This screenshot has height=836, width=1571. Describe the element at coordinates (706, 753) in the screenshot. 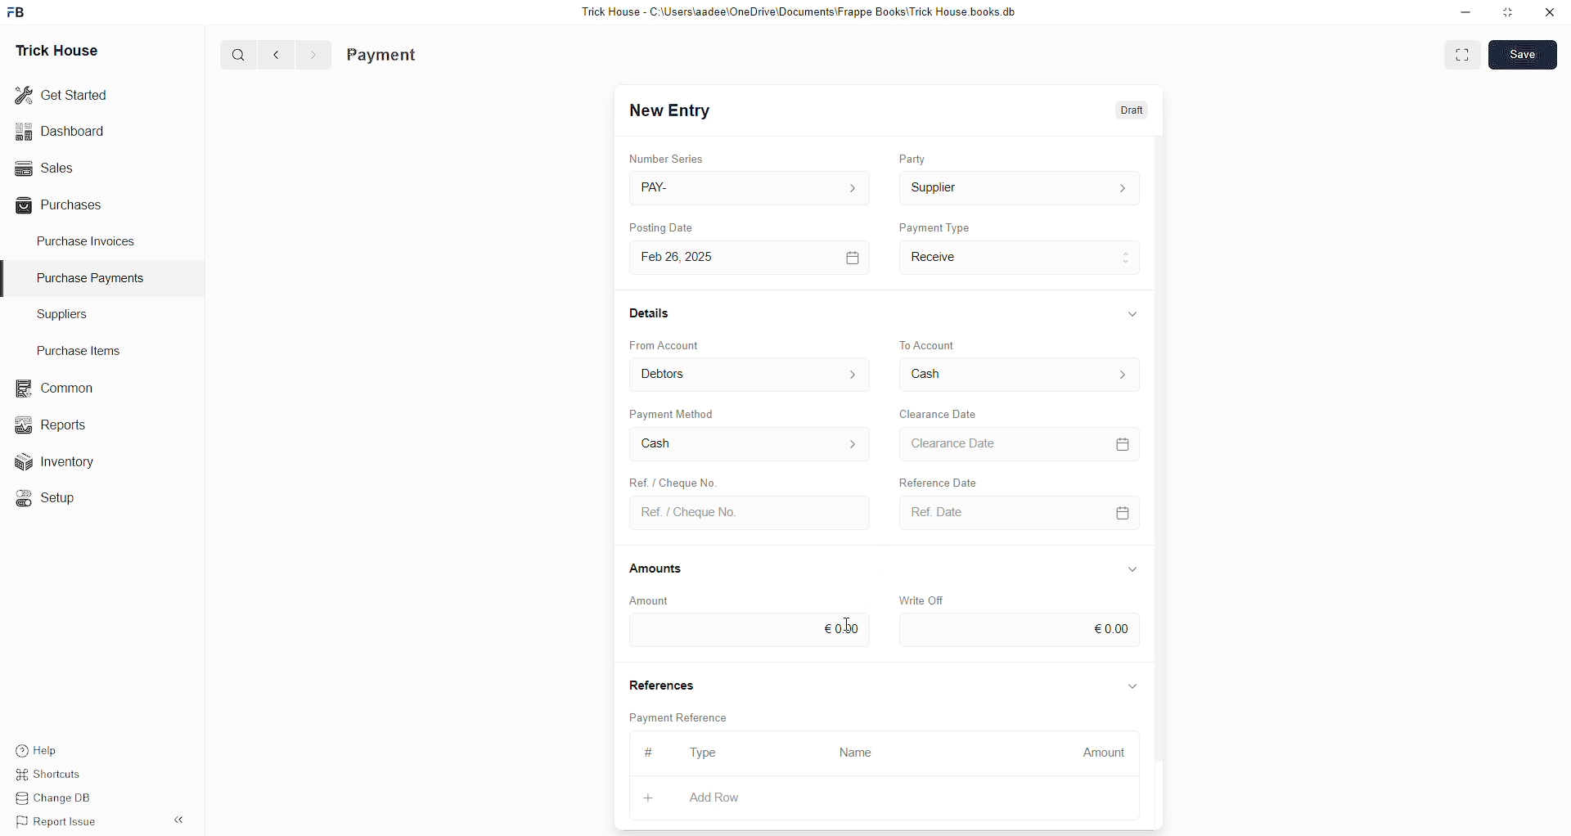

I see `Type` at that location.